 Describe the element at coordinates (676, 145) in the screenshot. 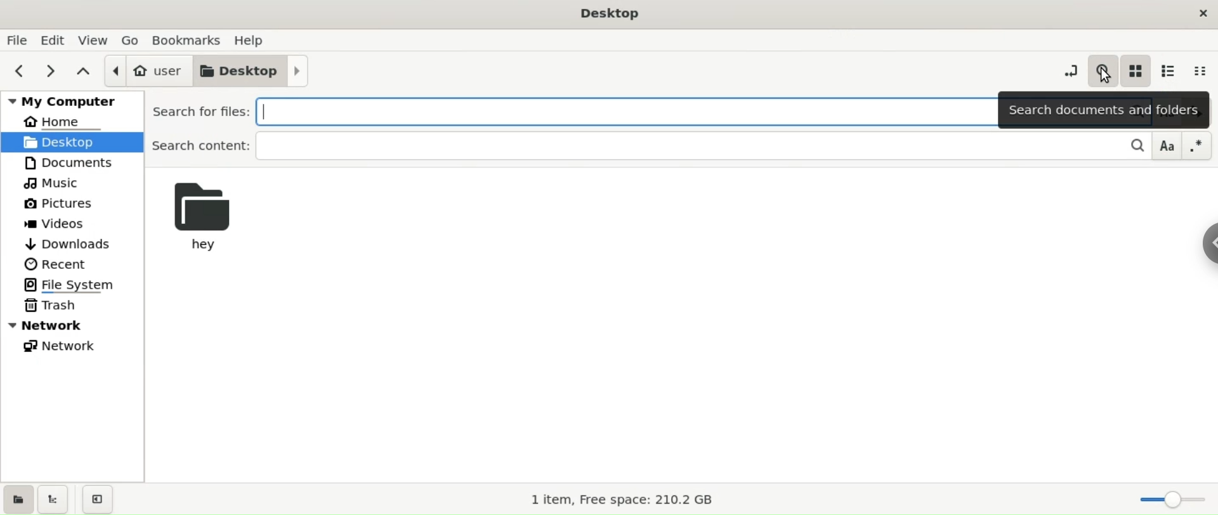

I see `search content` at that location.